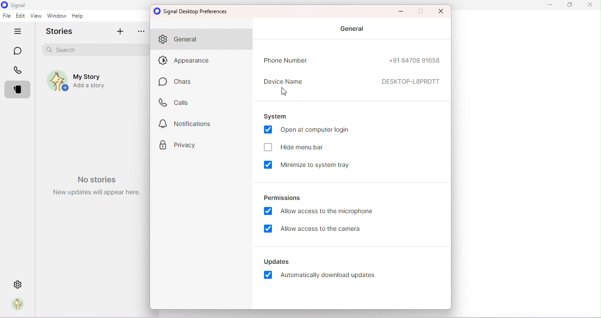  Describe the element at coordinates (174, 83) in the screenshot. I see `Chats` at that location.